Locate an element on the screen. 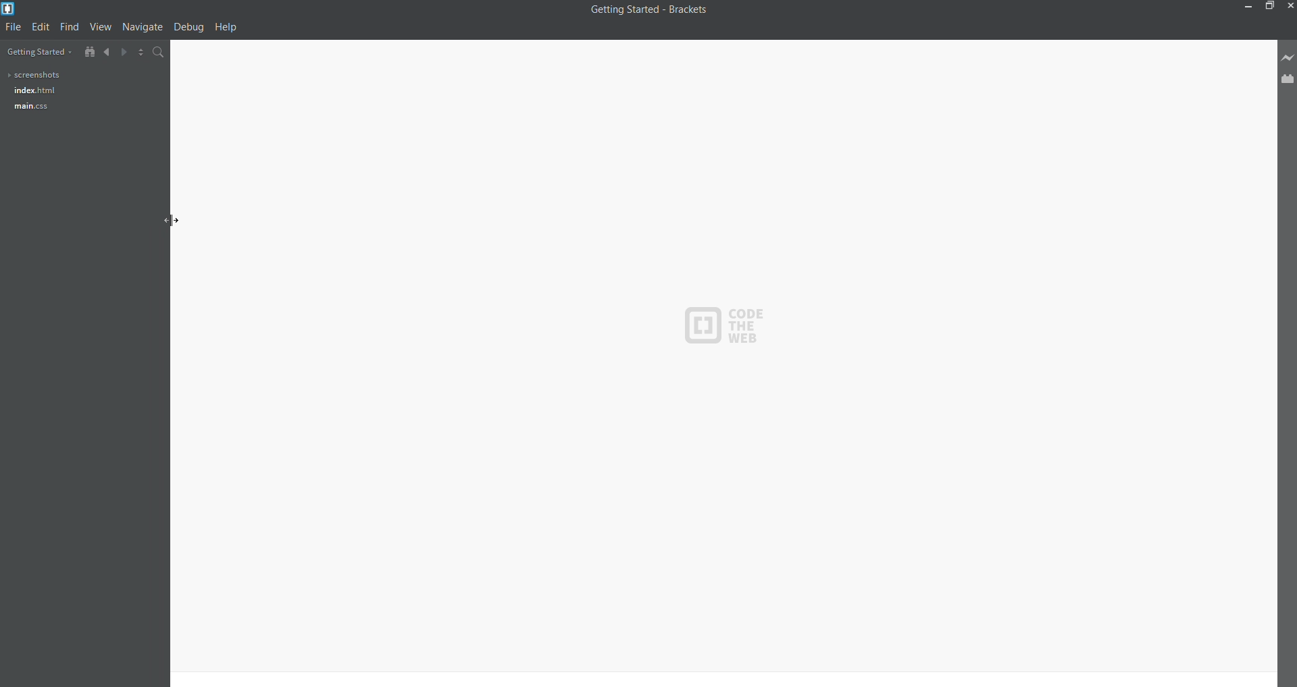 This screenshot has width=1297, height=687. main css is located at coordinates (30, 107).